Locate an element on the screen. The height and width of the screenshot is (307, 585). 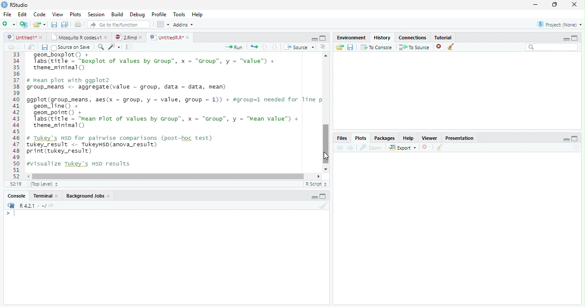
To source is located at coordinates (415, 48).